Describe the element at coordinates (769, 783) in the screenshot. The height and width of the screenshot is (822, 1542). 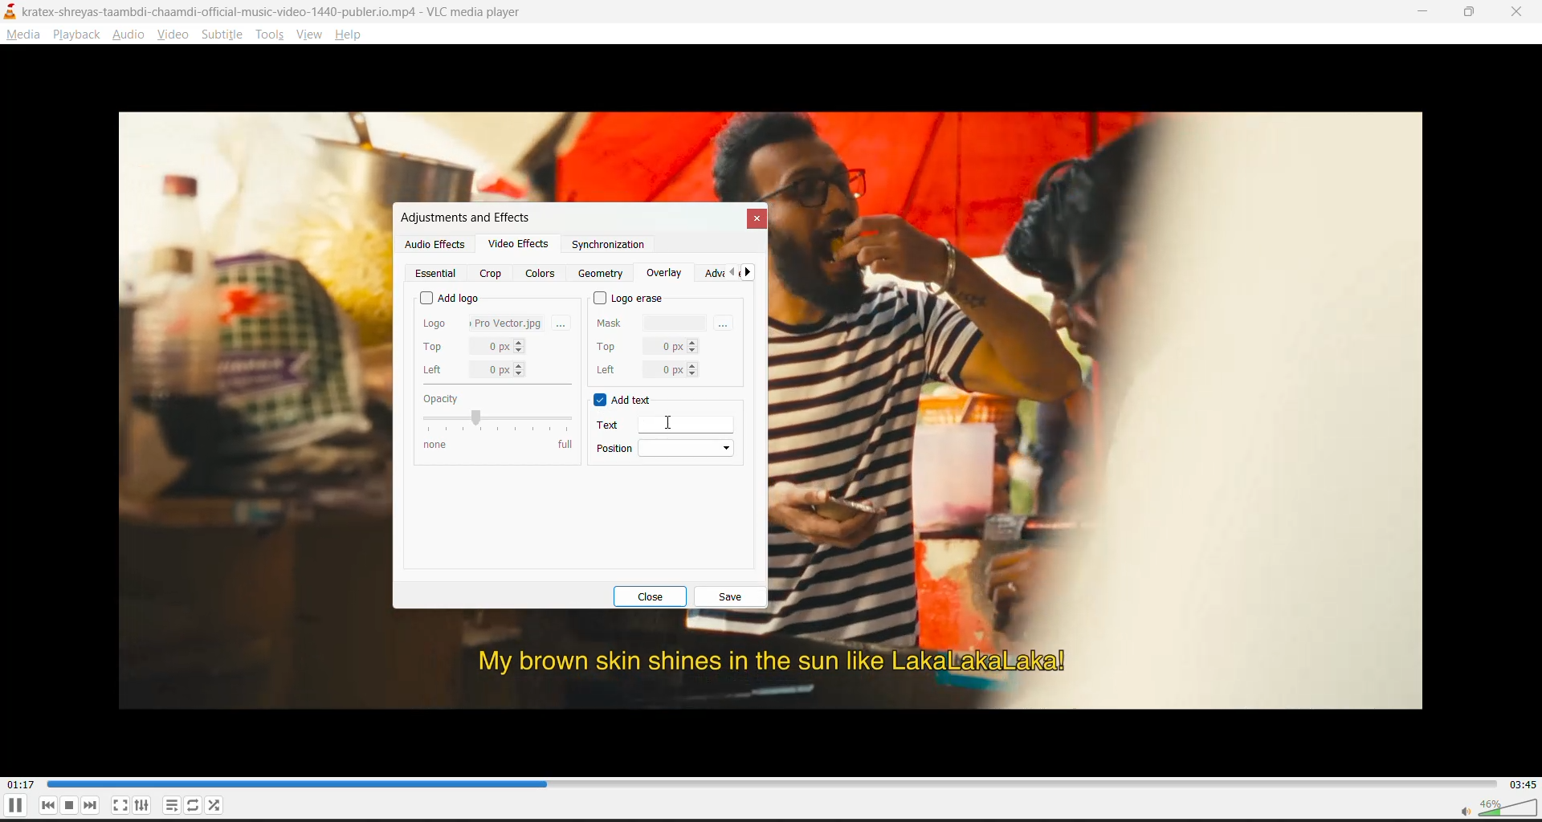
I see `track slider` at that location.